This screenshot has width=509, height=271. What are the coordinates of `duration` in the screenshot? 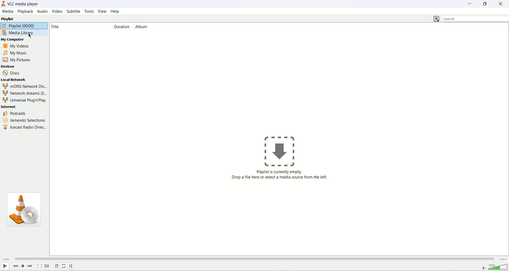 It's located at (122, 27).